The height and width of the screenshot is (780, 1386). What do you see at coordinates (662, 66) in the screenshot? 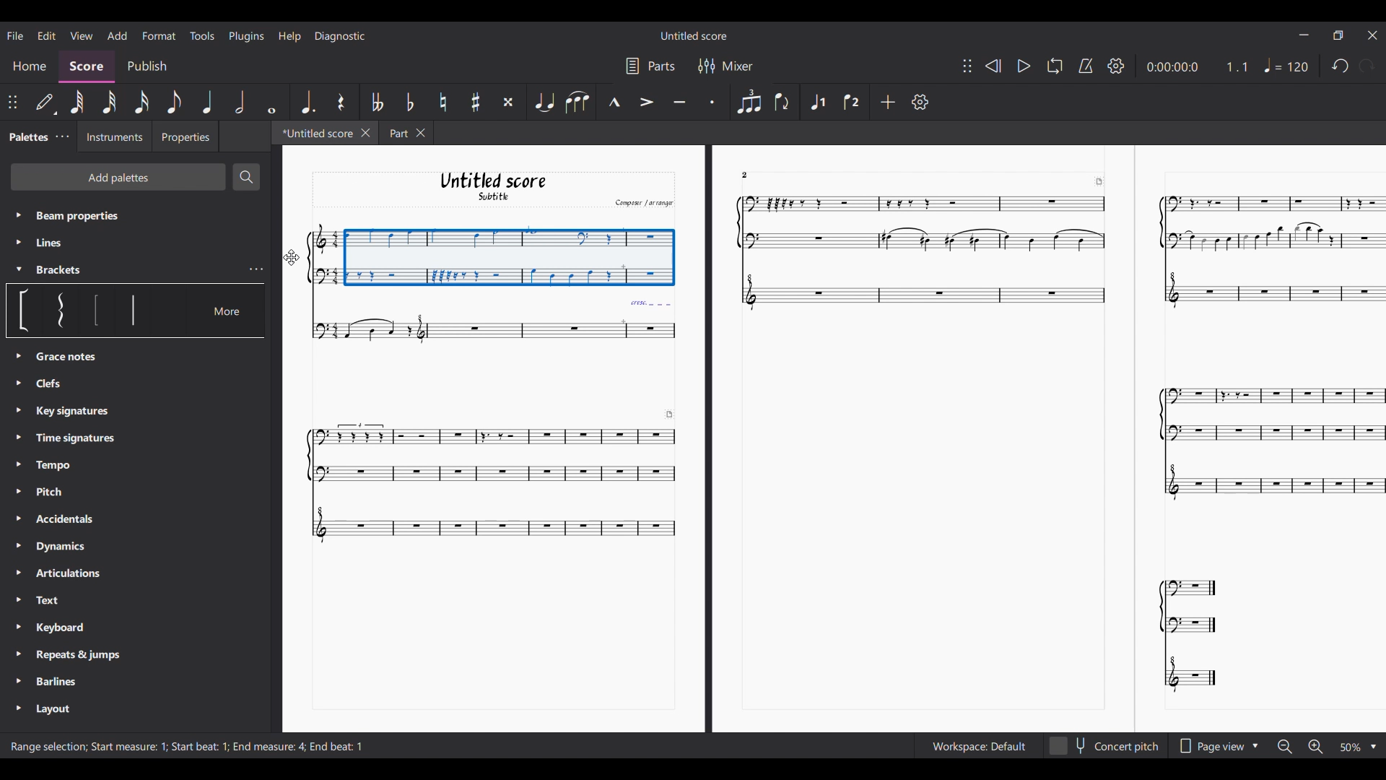
I see `Parts` at bounding box center [662, 66].